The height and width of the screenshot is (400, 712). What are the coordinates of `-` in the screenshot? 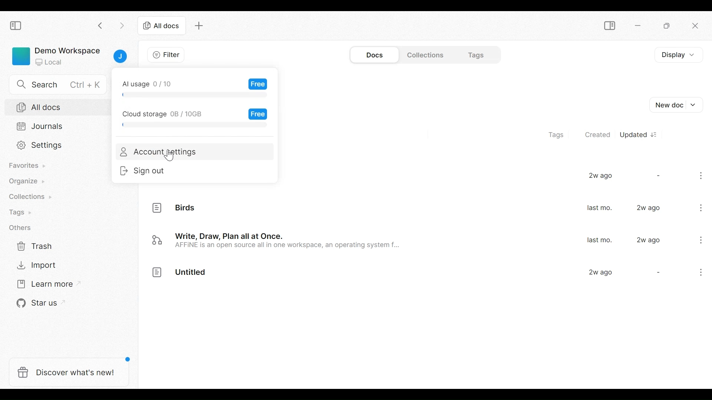 It's located at (657, 175).